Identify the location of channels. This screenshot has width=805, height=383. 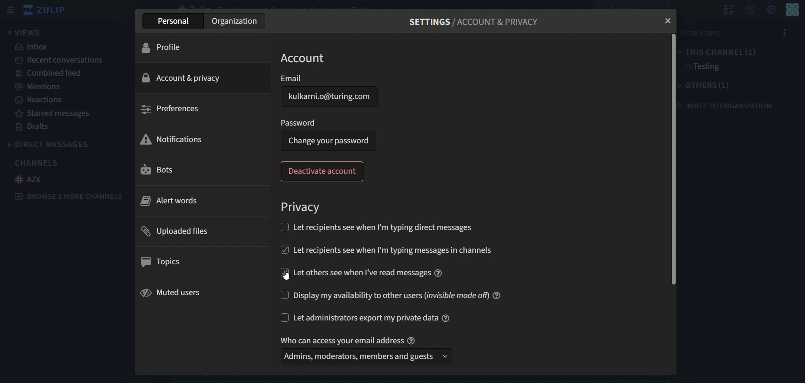
(37, 162).